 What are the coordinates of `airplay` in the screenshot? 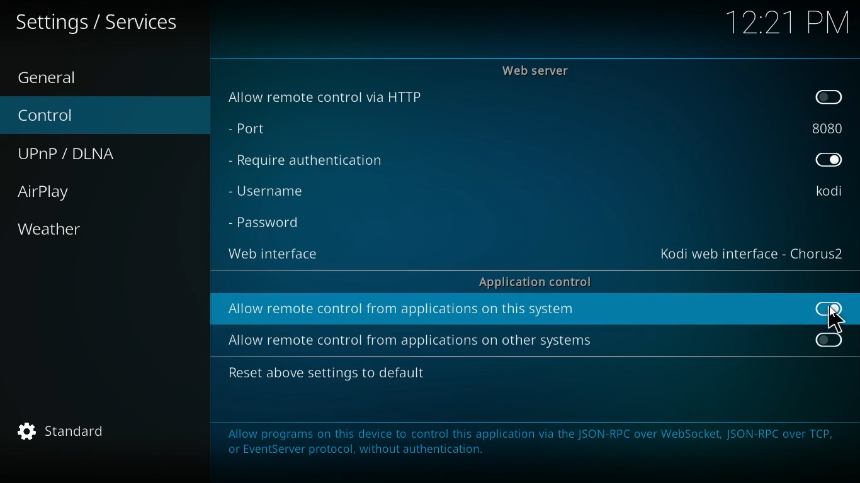 It's located at (106, 195).